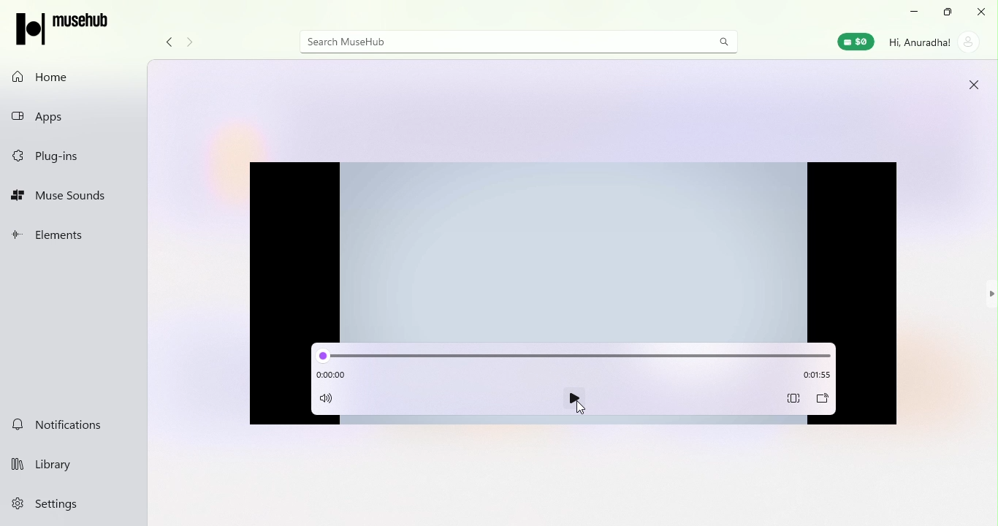  I want to click on Aspect ratio, so click(793, 399).